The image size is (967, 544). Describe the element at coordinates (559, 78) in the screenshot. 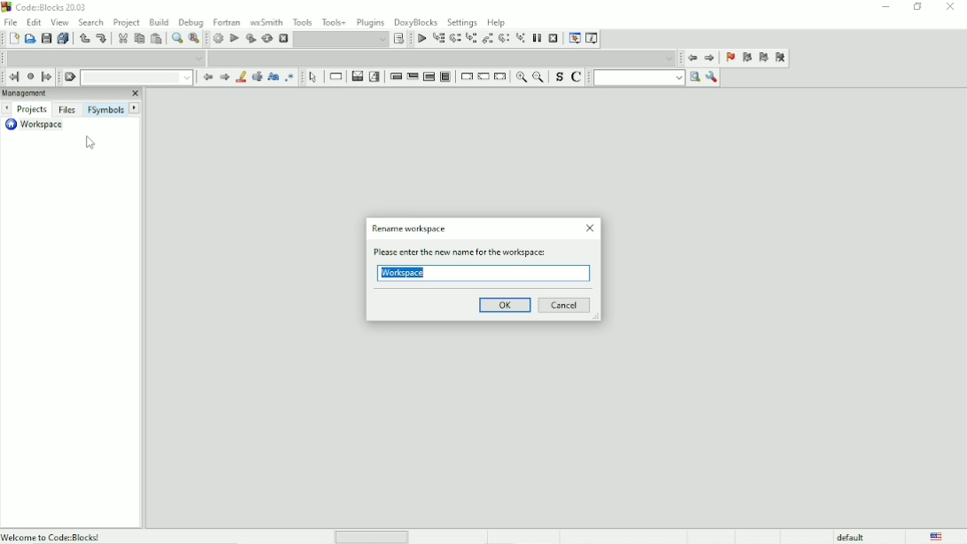

I see `Toggle source` at that location.